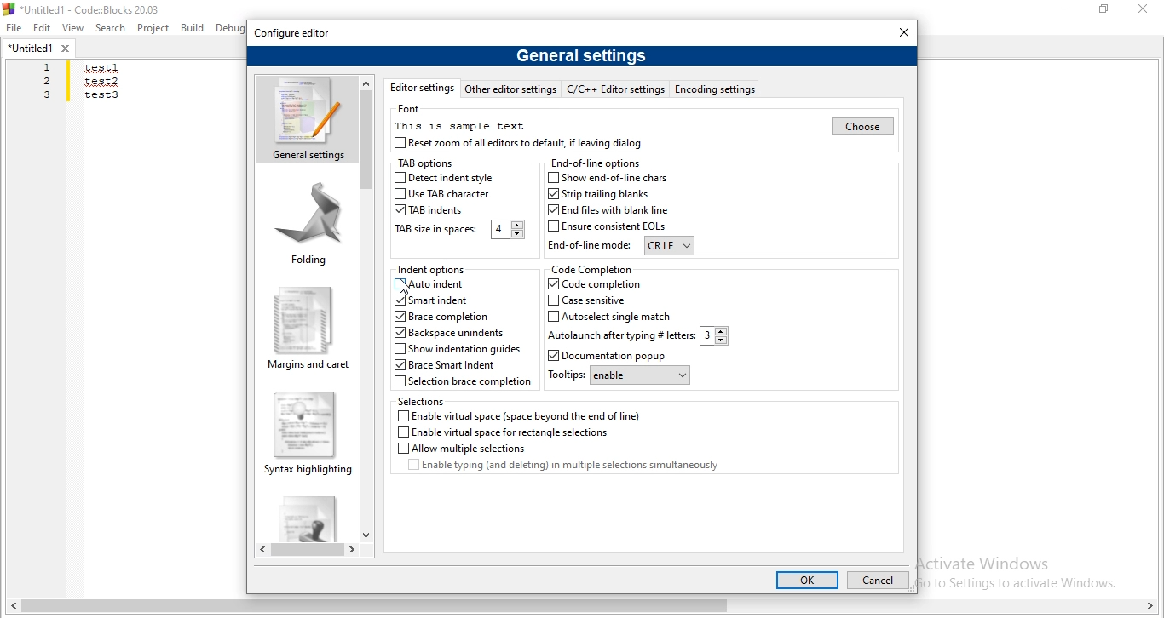 This screenshot has width=1164, height=618. Describe the element at coordinates (521, 143) in the screenshot. I see `Reset zoom of all editors to default, if leaving dialog` at that location.